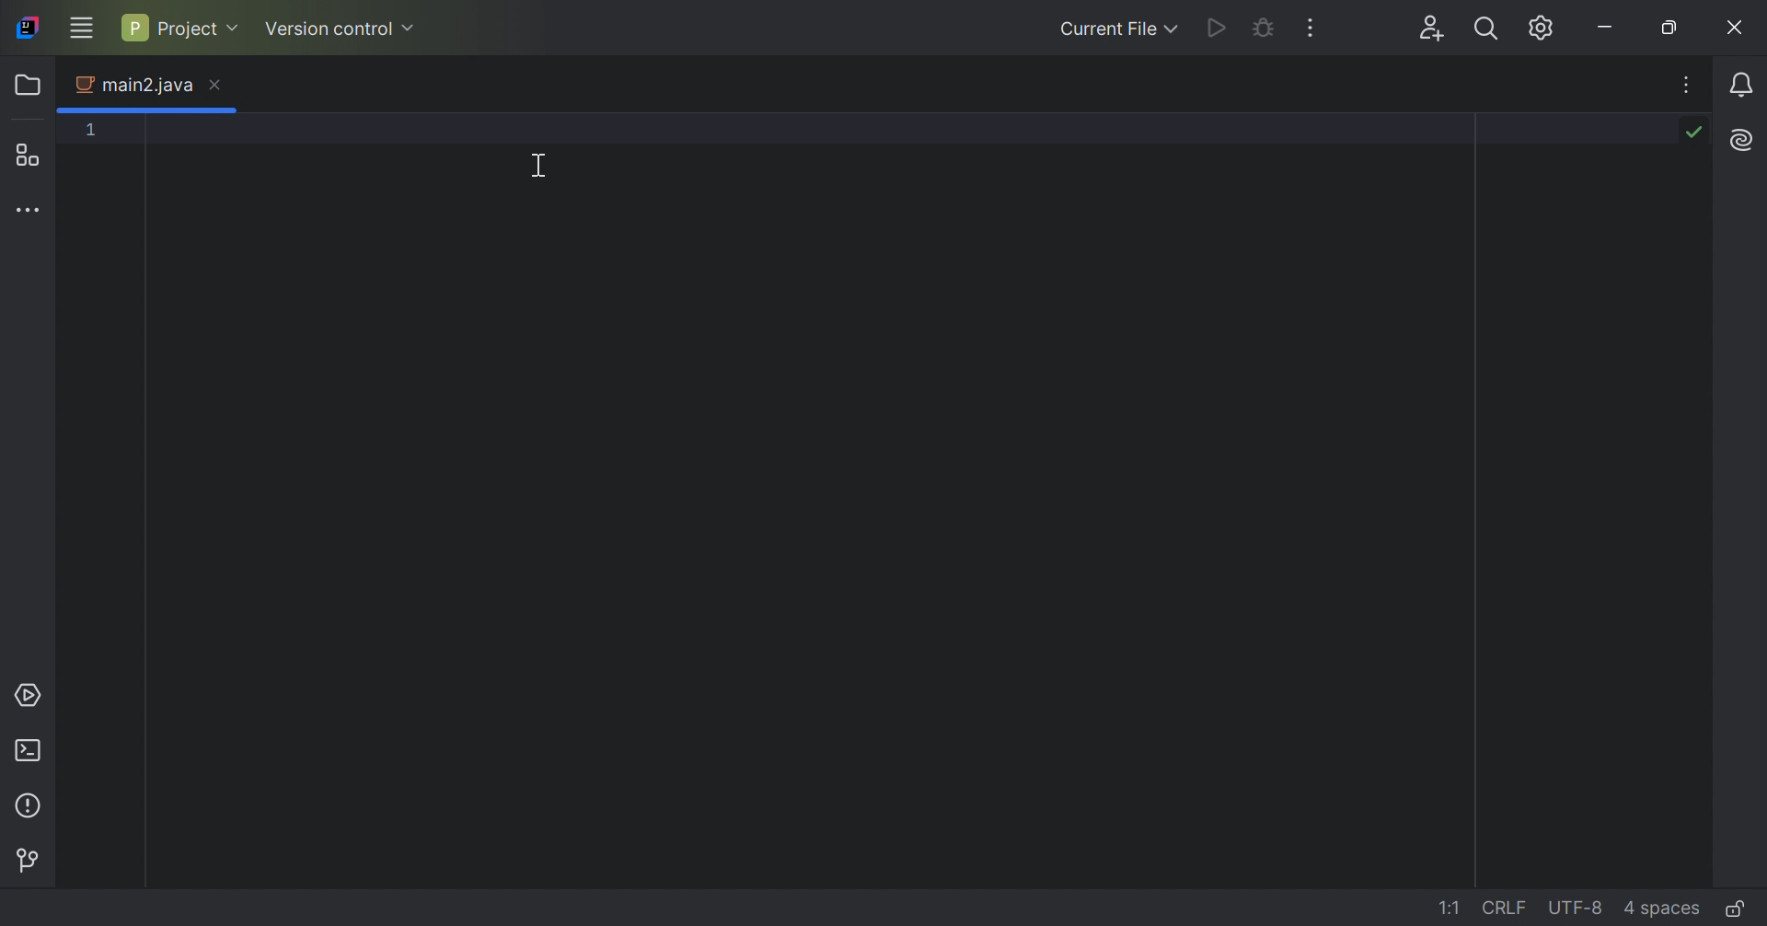  Describe the element at coordinates (1731, 910) in the screenshot. I see `Make file read-only` at that location.